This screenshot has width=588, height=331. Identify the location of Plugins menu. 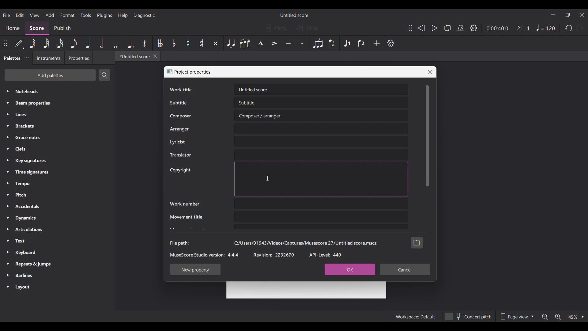
(105, 15).